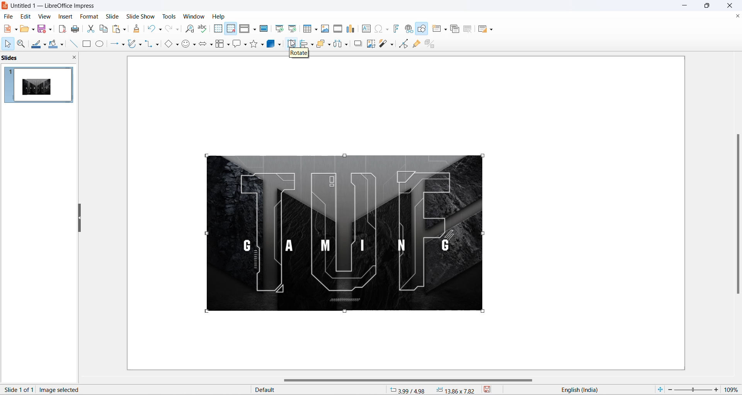 The height and width of the screenshot is (395, 742). What do you see at coordinates (732, 5) in the screenshot?
I see `close` at bounding box center [732, 5].